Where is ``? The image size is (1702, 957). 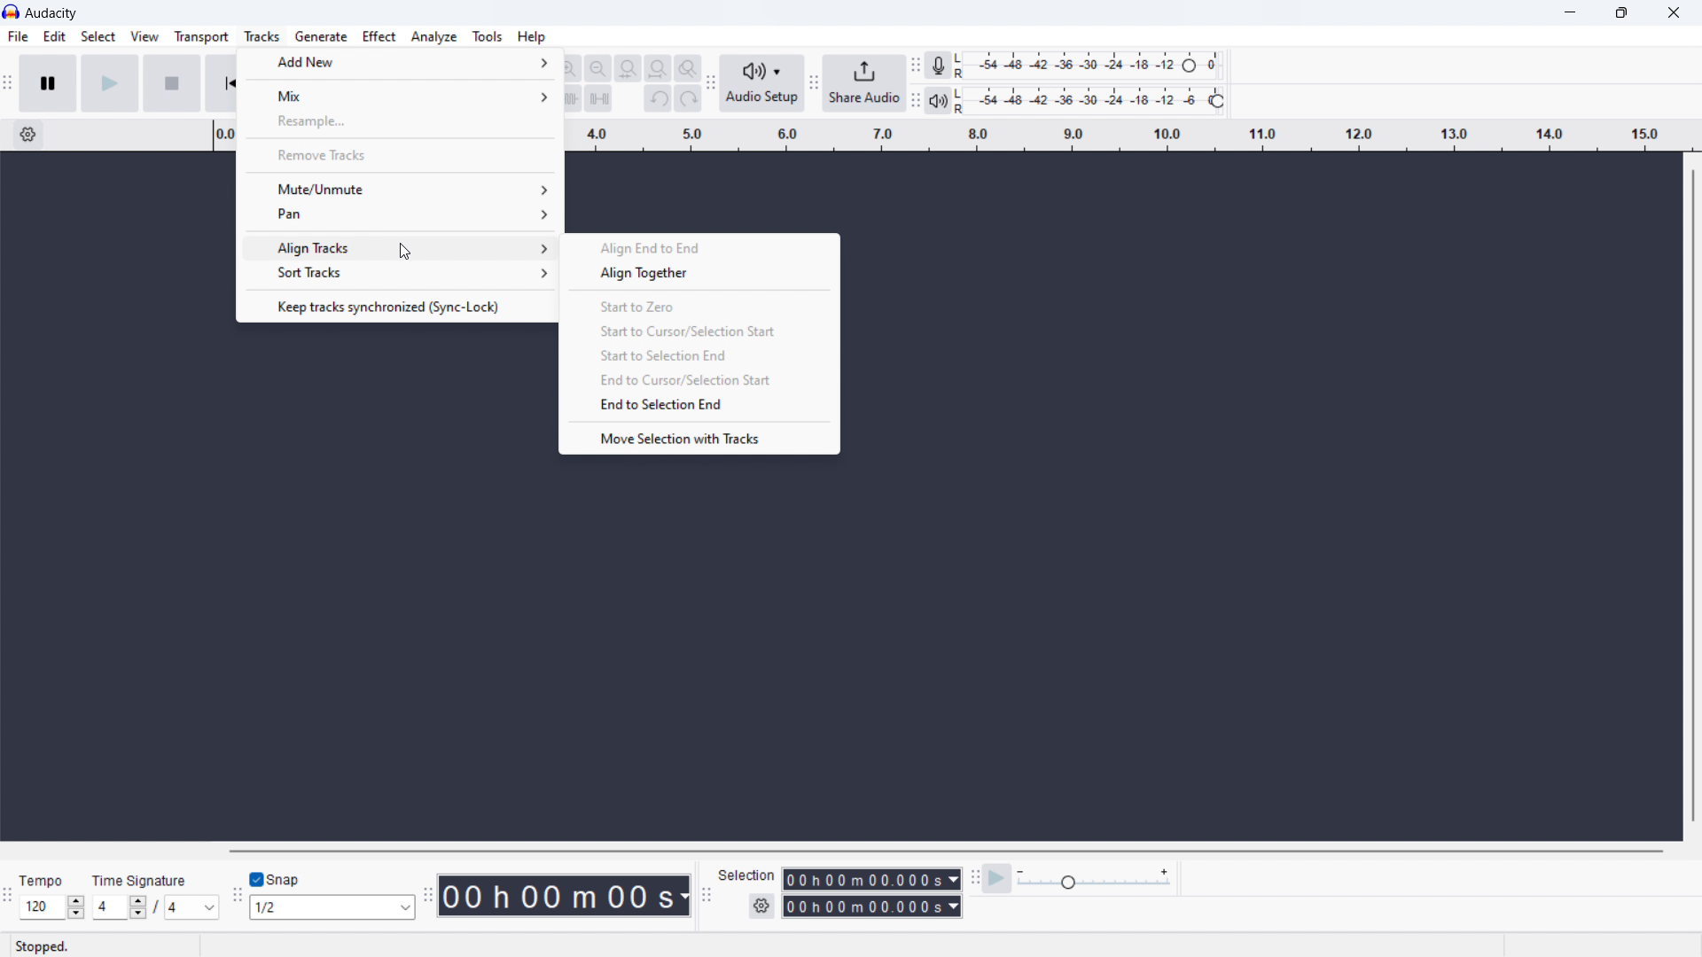
 is located at coordinates (973, 876).